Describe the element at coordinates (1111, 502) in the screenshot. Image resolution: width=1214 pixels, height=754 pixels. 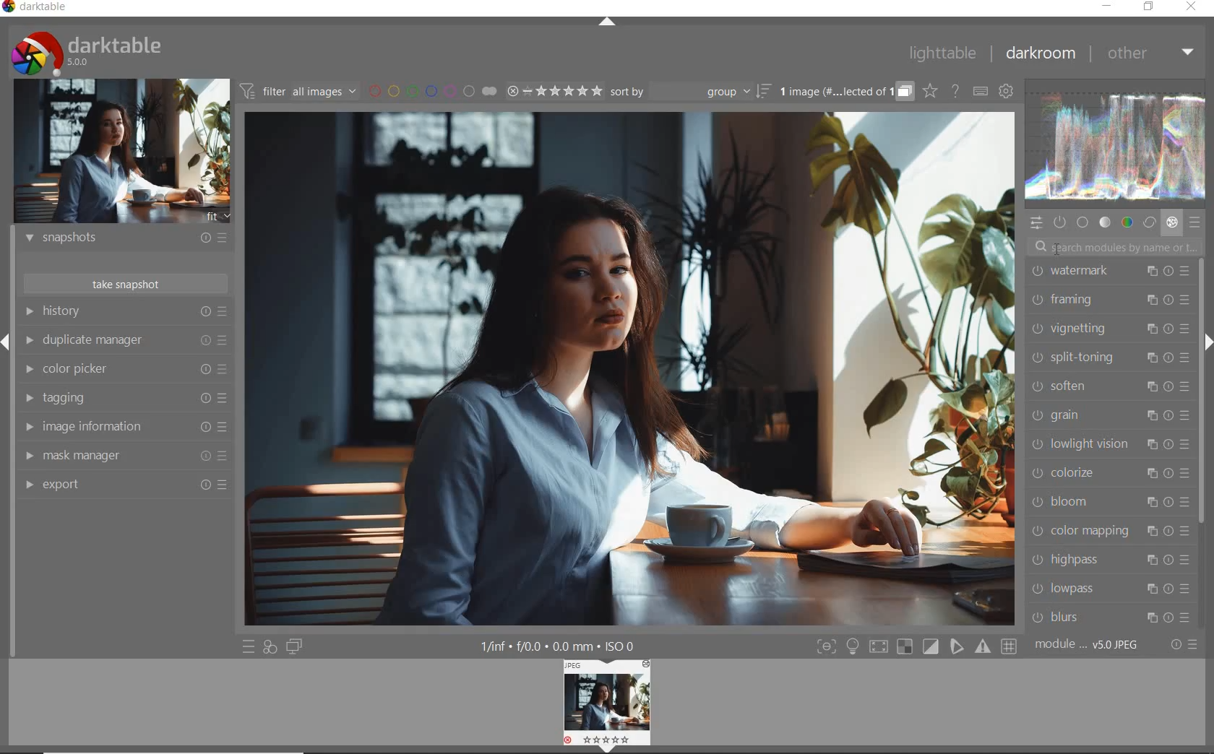
I see `bloom` at that location.